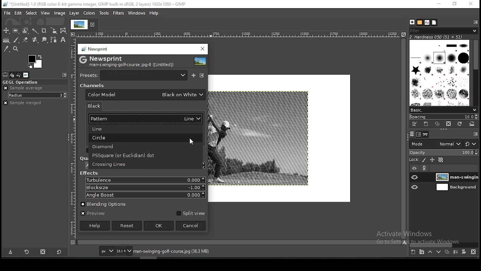 The width and height of the screenshot is (481, 271). I want to click on tools, so click(103, 13).